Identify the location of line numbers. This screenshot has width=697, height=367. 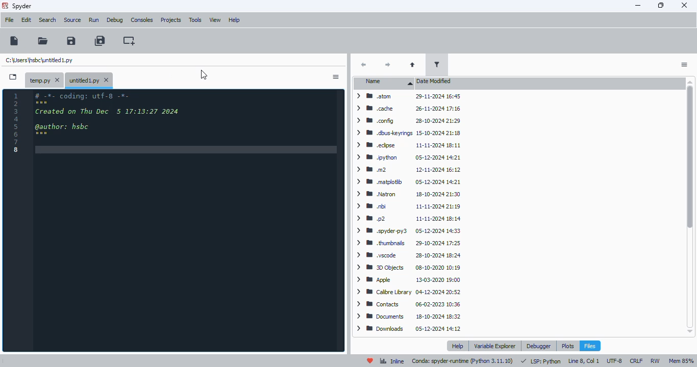
(16, 123).